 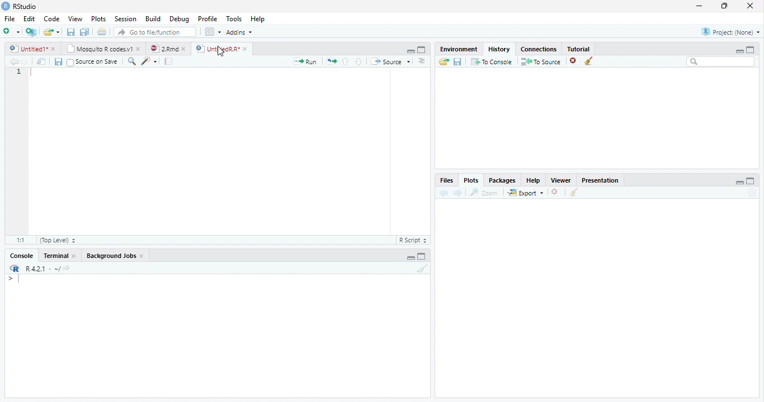 What do you see at coordinates (751, 181) in the screenshot?
I see `maximize` at bounding box center [751, 181].